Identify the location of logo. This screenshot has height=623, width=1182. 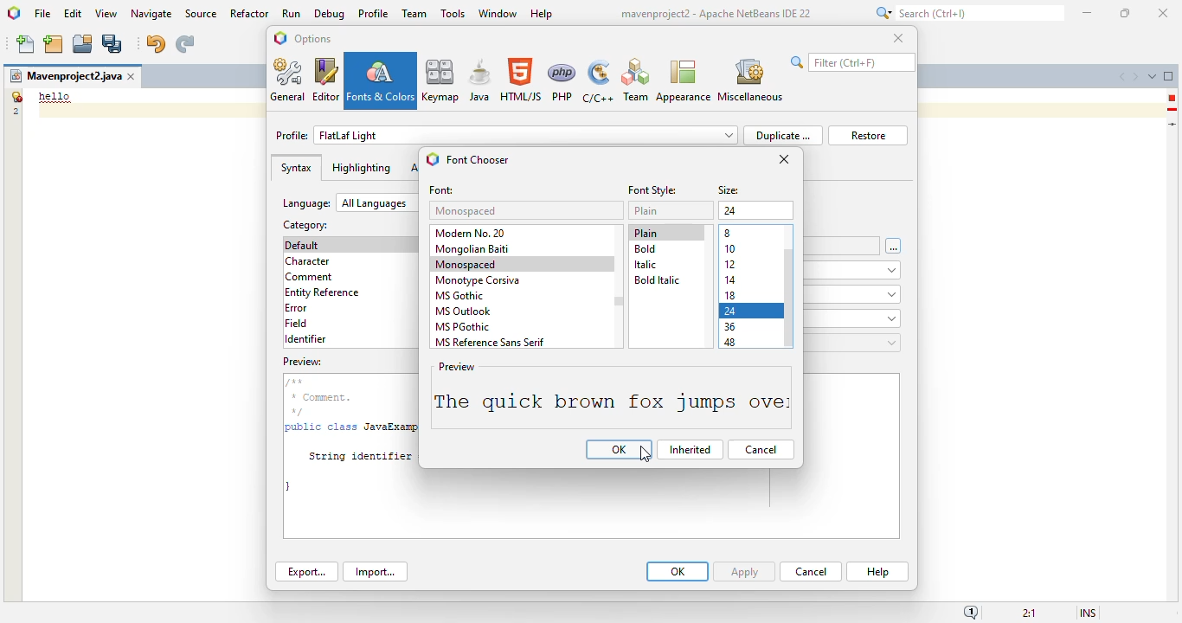
(280, 38).